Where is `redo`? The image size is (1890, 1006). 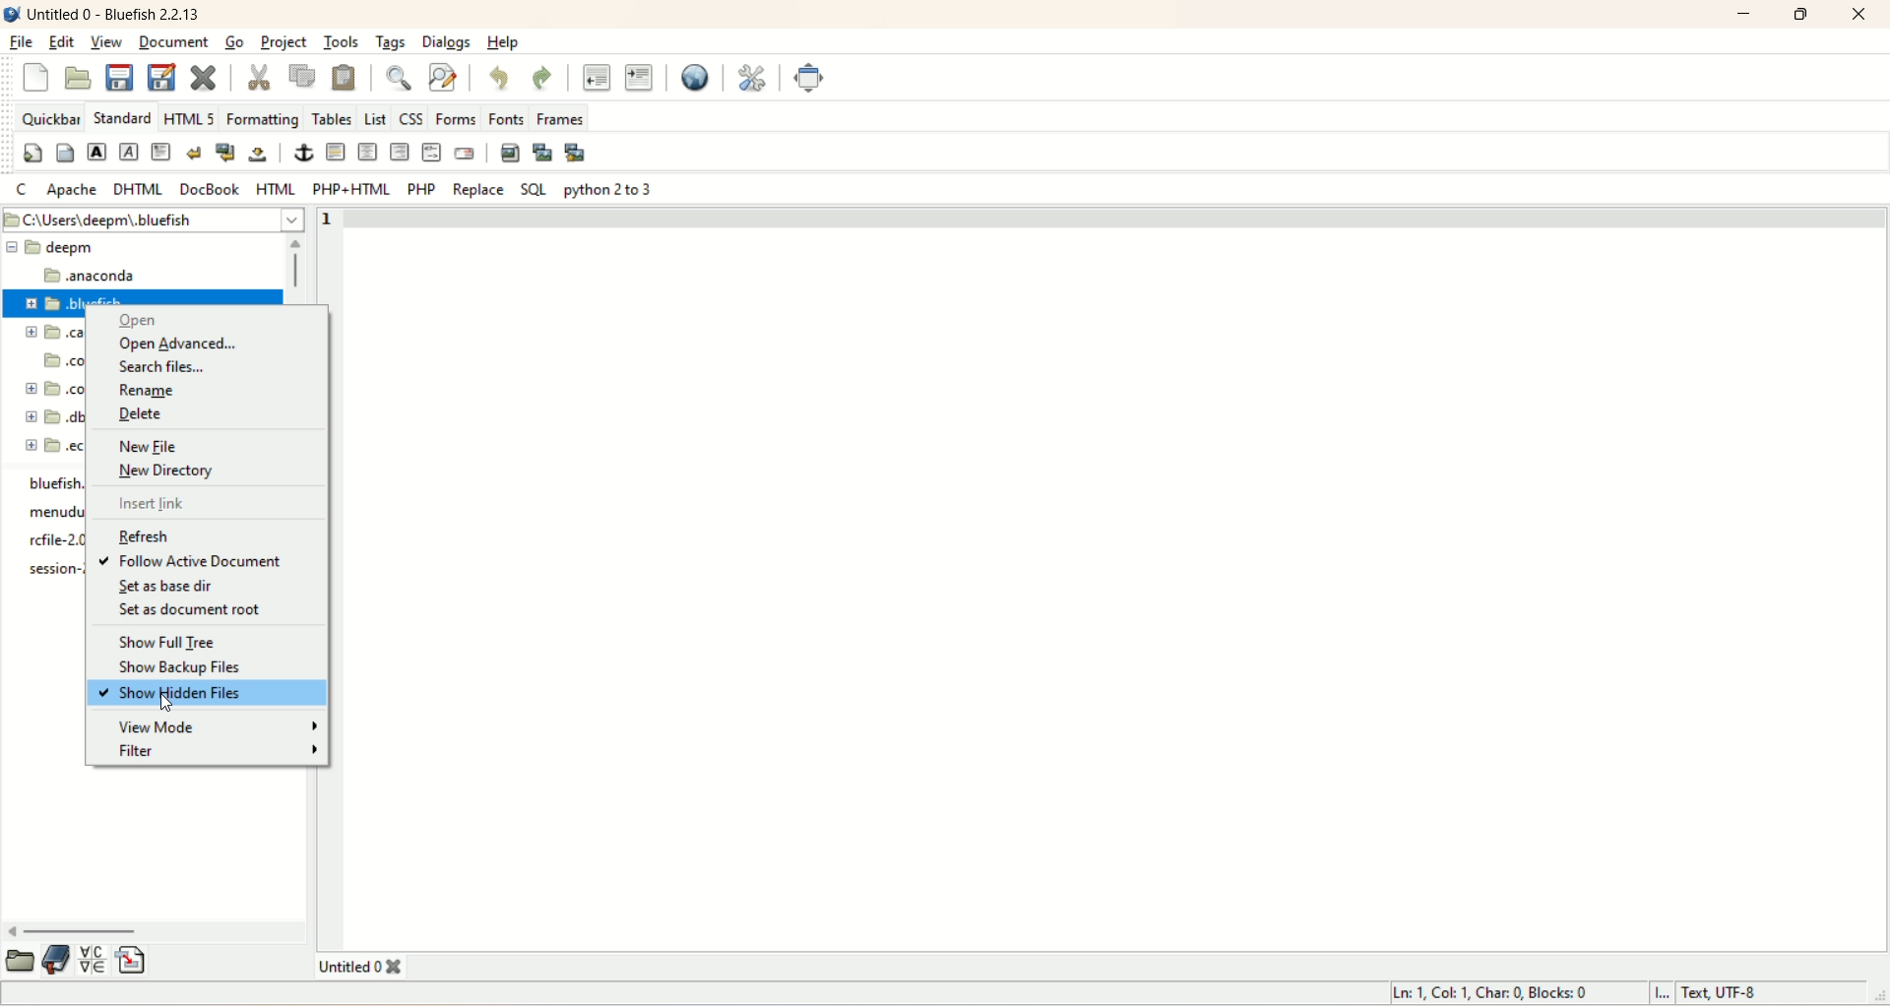
redo is located at coordinates (543, 79).